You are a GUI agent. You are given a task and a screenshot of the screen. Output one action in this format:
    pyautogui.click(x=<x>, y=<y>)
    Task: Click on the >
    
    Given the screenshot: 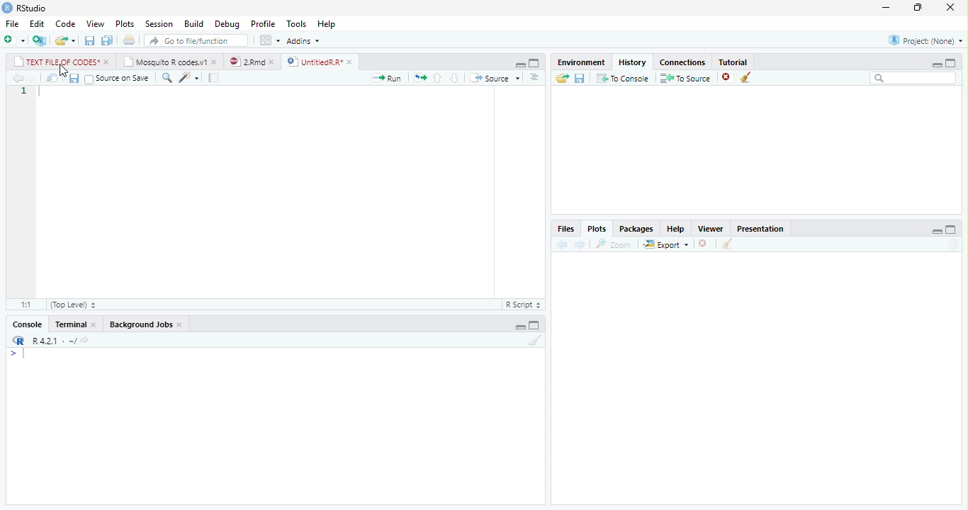 What is the action you would take?
    pyautogui.click(x=18, y=353)
    